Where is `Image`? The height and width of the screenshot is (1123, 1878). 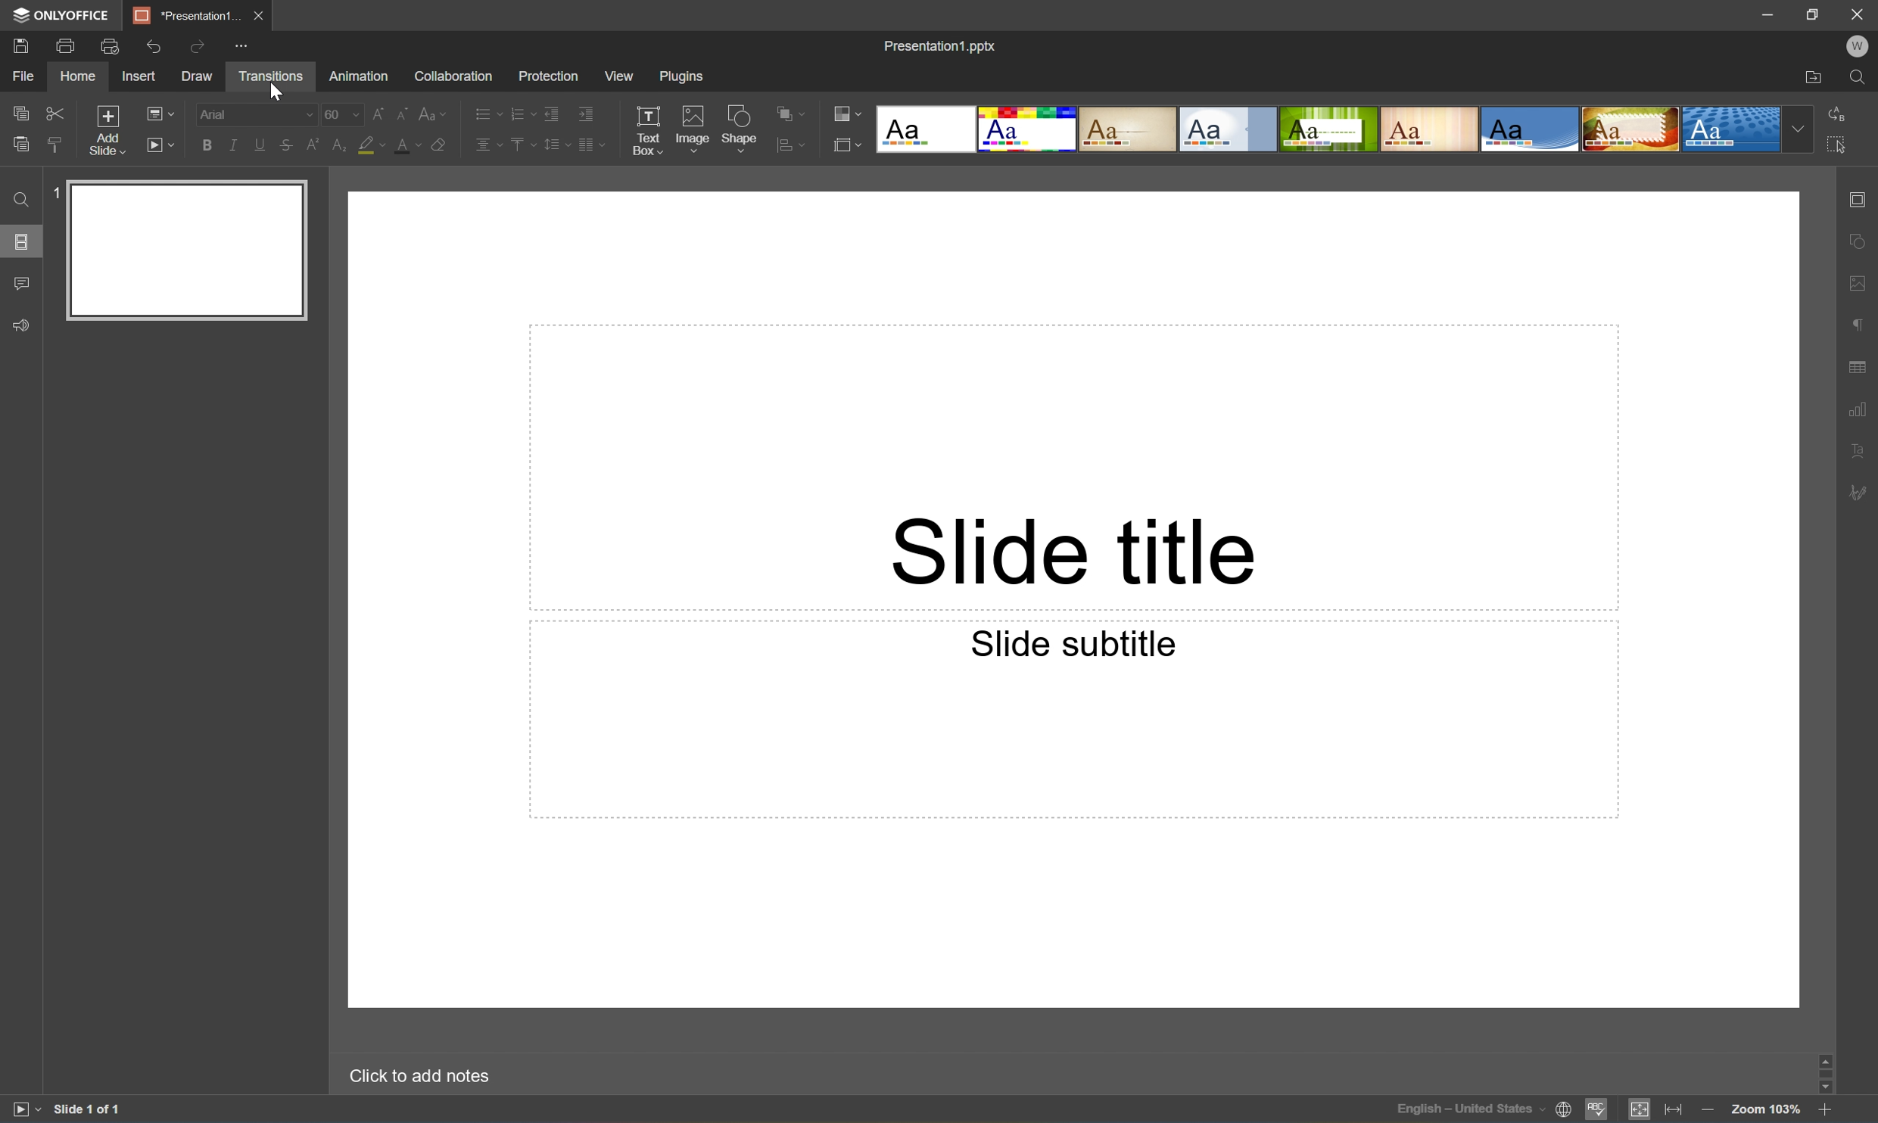 Image is located at coordinates (696, 126).